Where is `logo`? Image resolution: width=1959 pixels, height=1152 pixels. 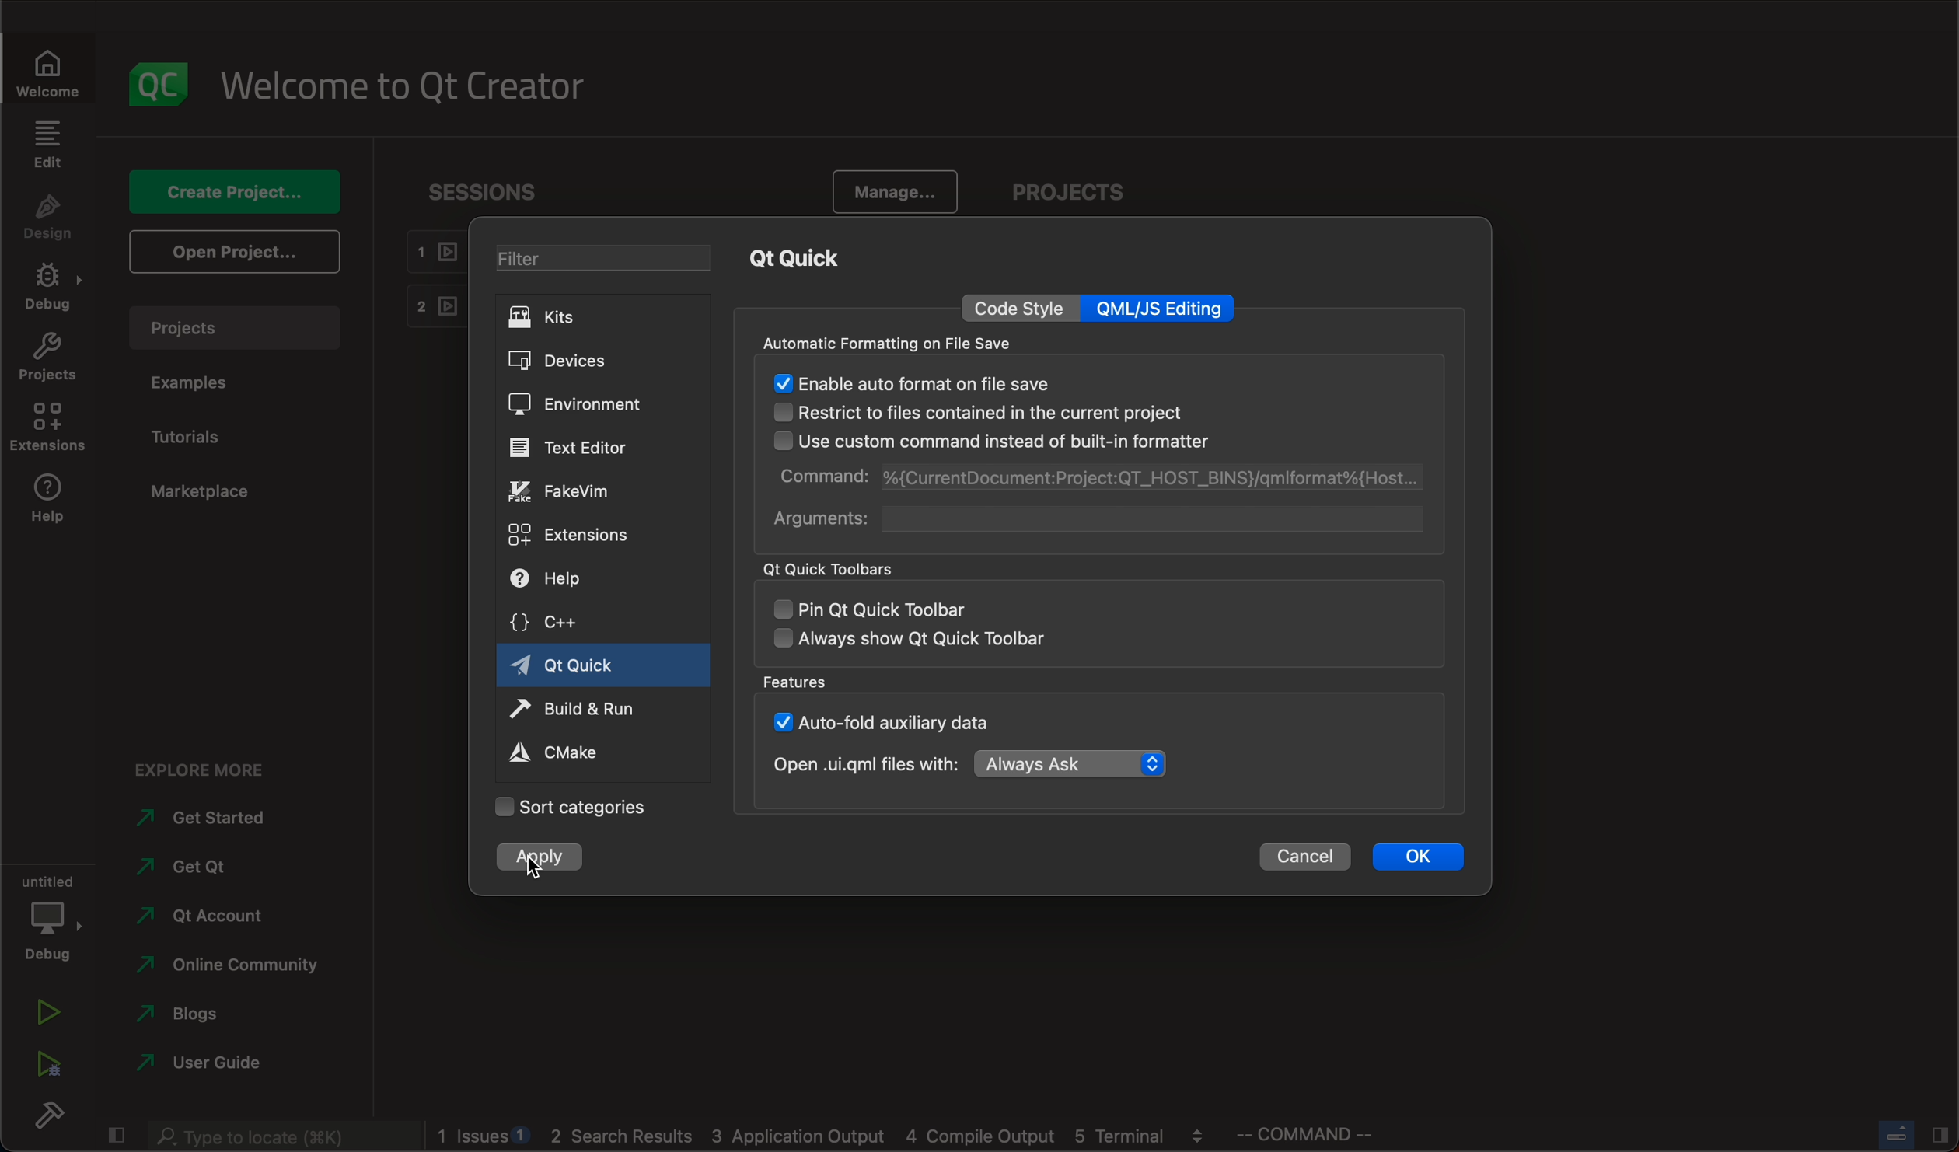
logo is located at coordinates (159, 87).